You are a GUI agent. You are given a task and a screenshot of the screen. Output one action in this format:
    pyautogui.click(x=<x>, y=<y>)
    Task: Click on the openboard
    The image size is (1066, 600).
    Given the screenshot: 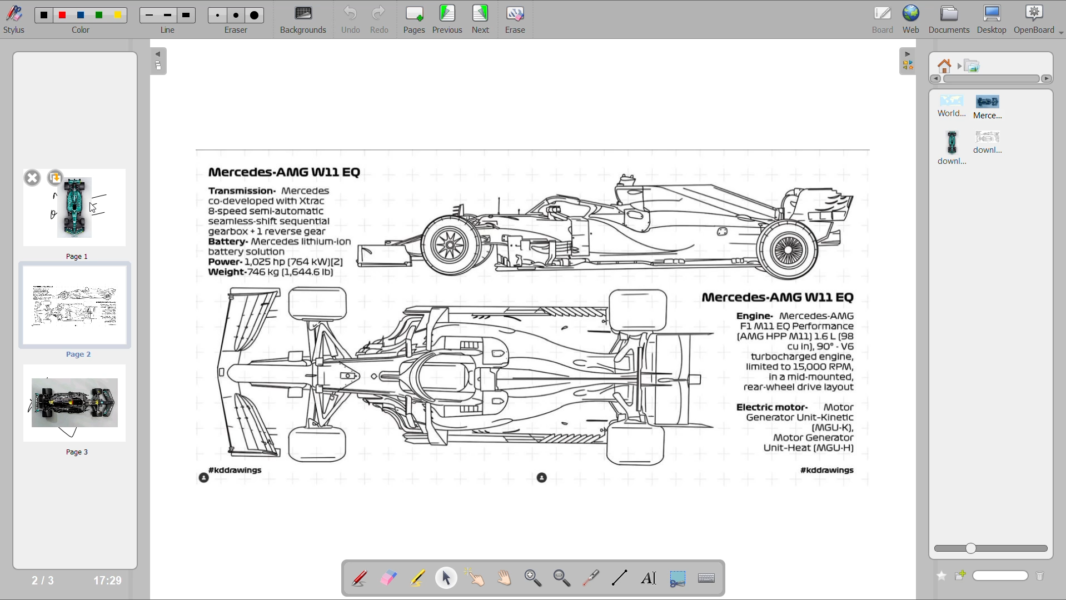 What is the action you would take?
    pyautogui.click(x=1040, y=19)
    